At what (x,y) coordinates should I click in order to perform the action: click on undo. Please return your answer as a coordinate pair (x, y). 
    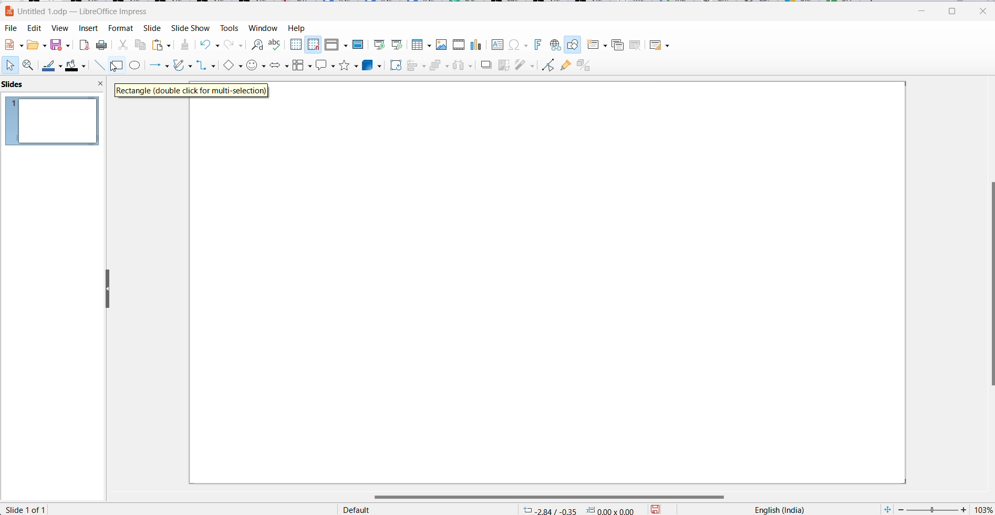
    Looking at the image, I should click on (212, 45).